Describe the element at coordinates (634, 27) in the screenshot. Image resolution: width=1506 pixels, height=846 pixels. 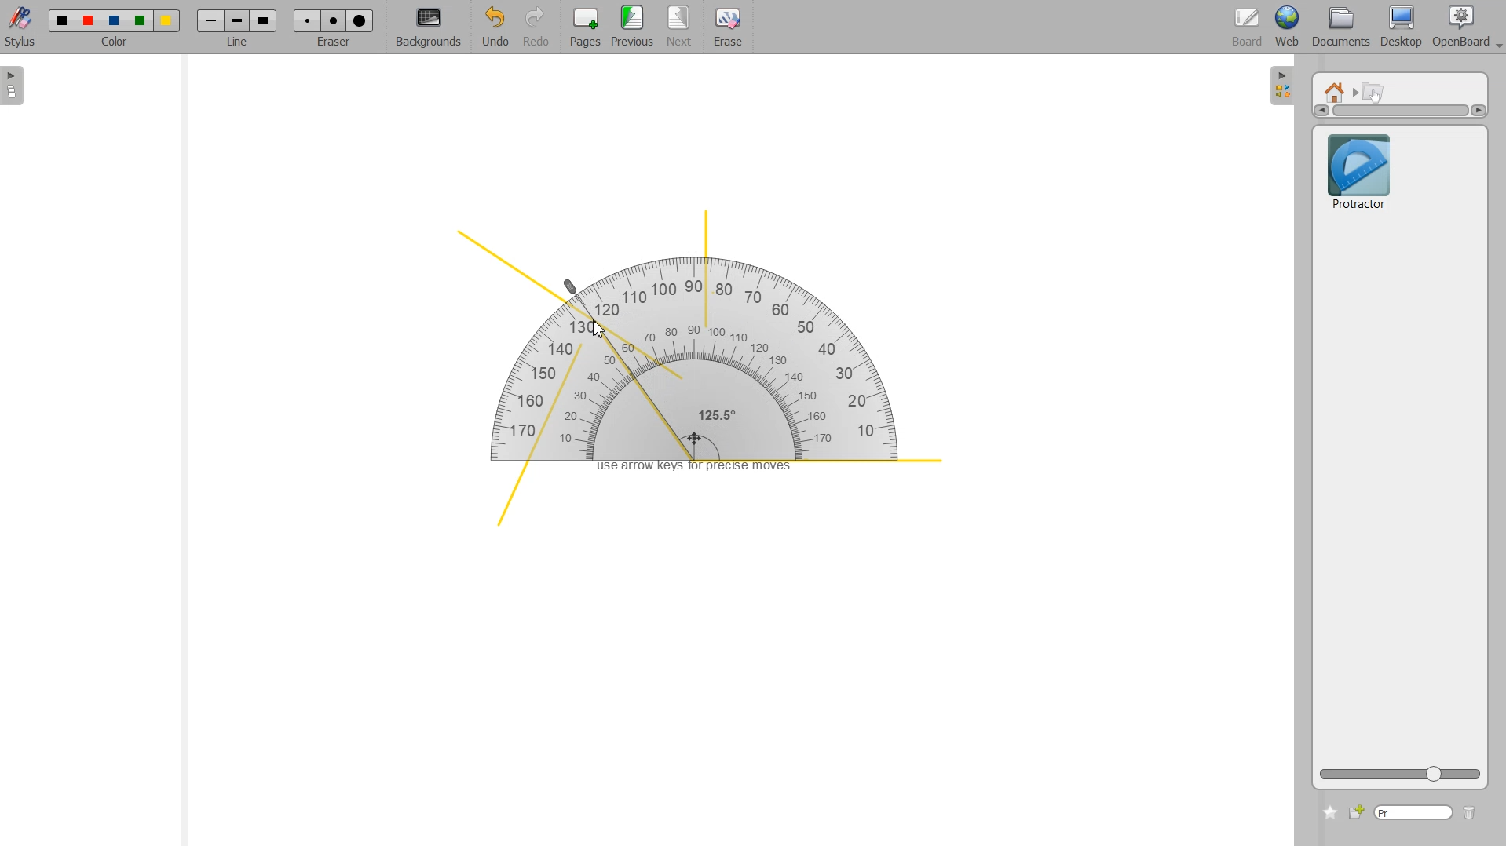
I see `Previous` at that location.